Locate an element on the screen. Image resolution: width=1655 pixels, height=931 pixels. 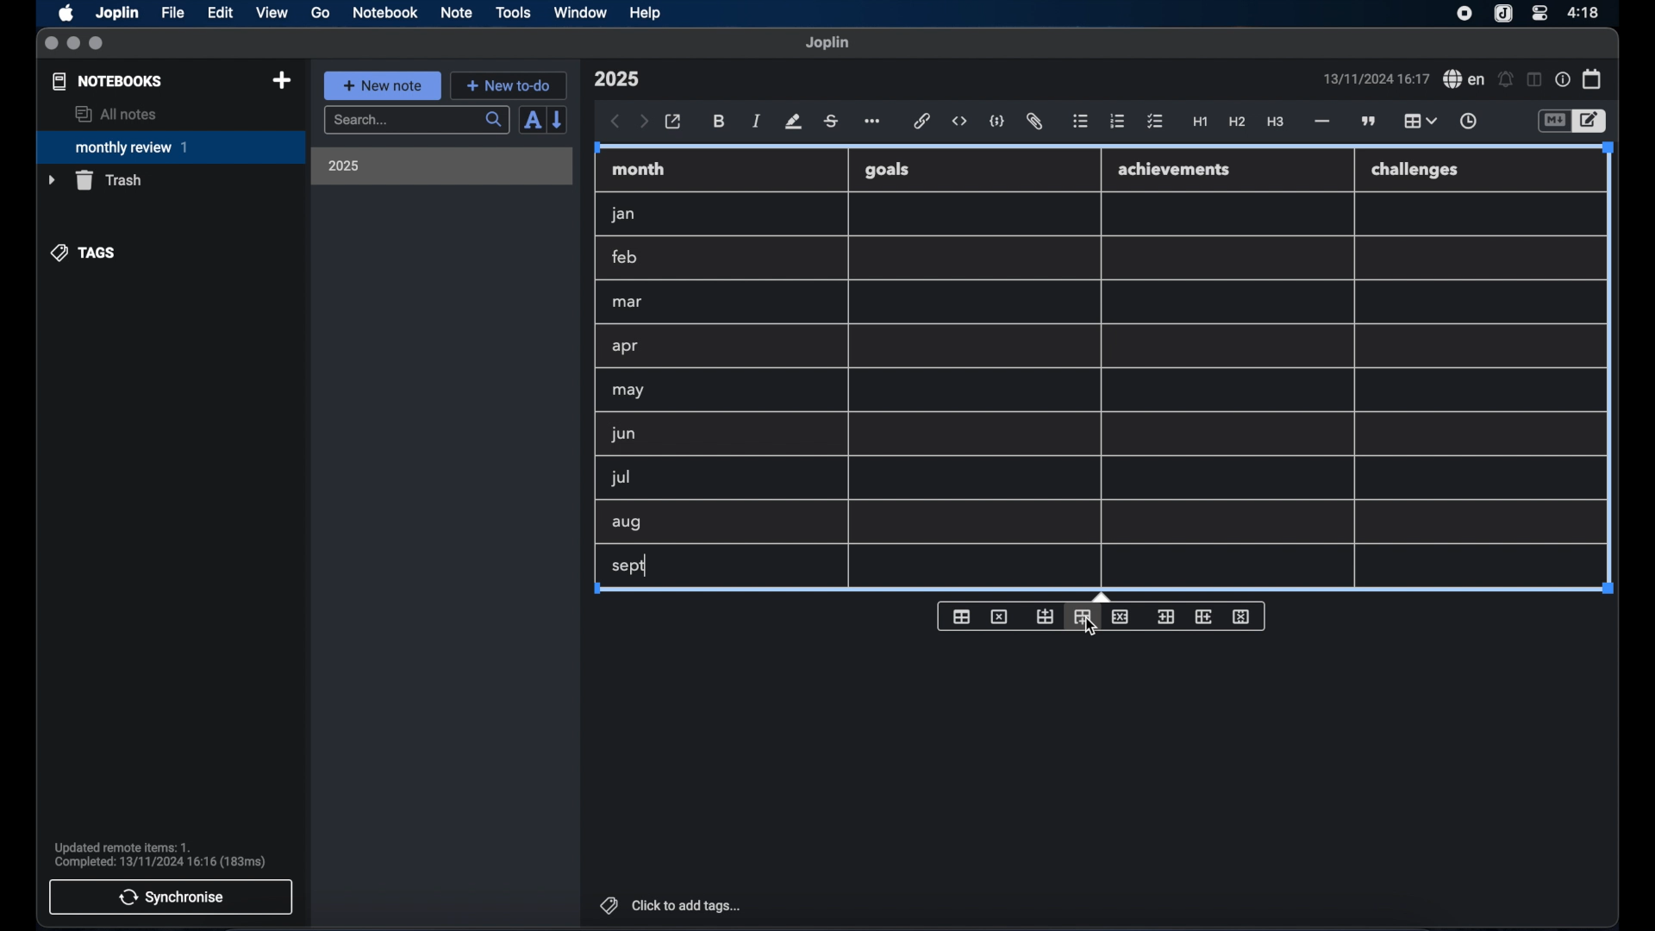
forward is located at coordinates (644, 122).